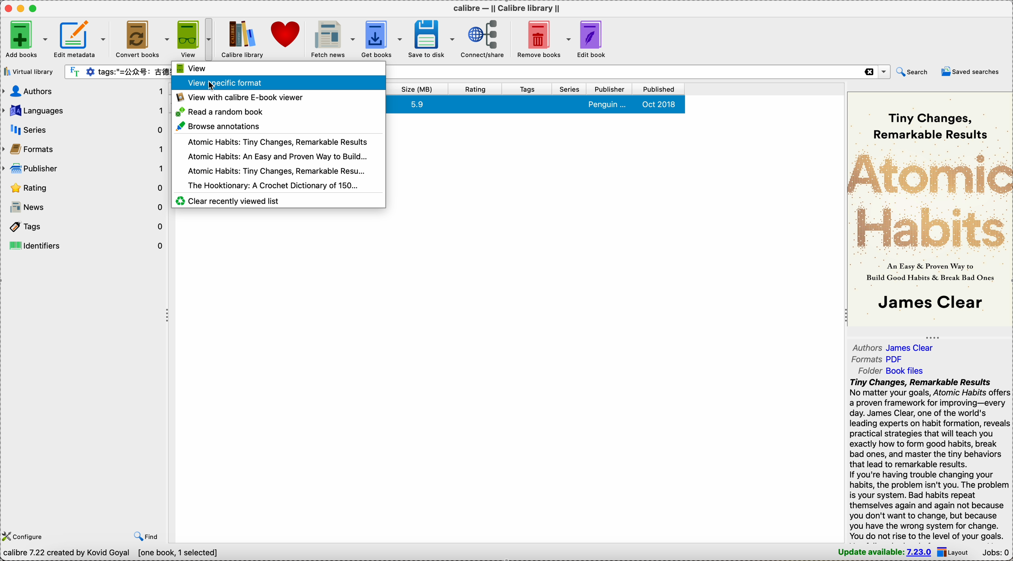  Describe the element at coordinates (20, 8) in the screenshot. I see `minimize Calibre` at that location.